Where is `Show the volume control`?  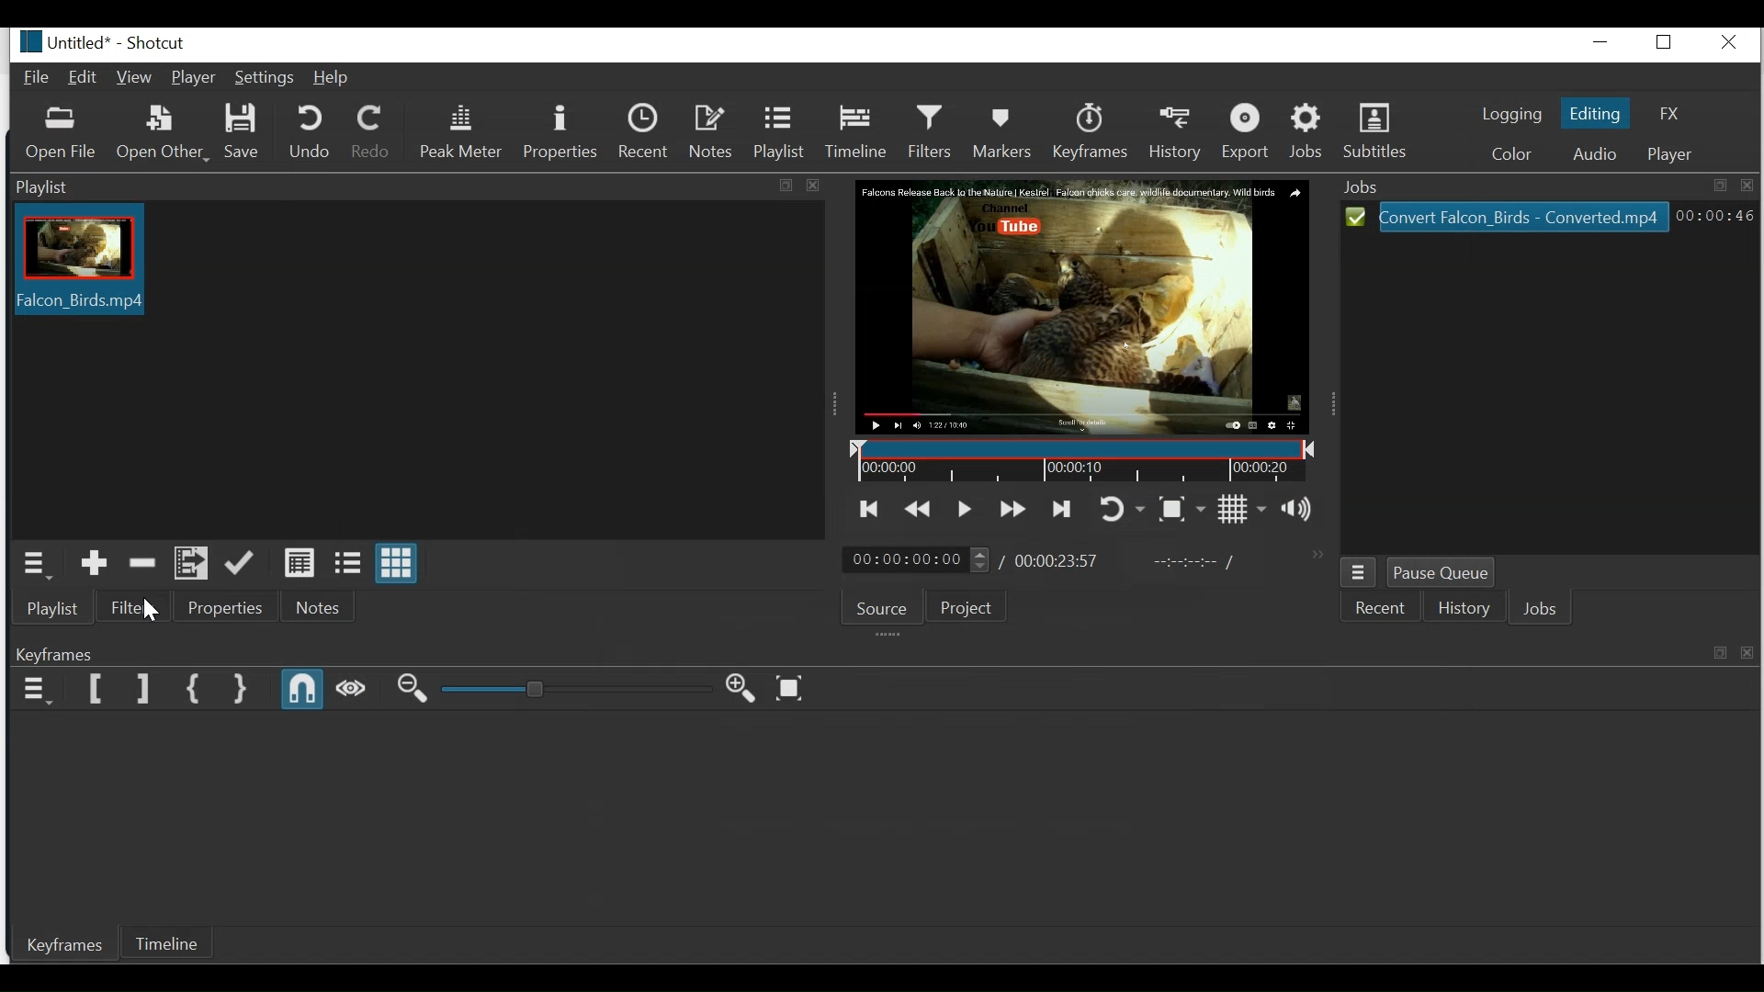
Show the volume control is located at coordinates (1299, 507).